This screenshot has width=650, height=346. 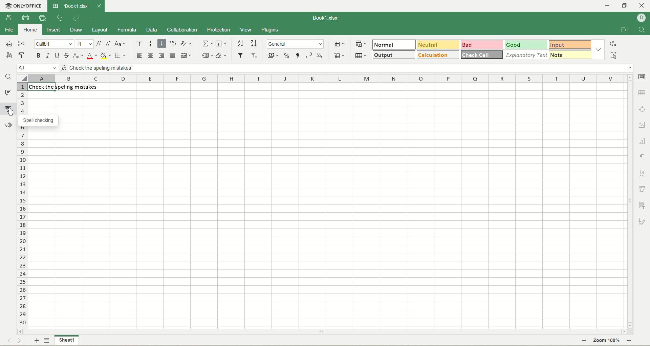 What do you see at coordinates (186, 55) in the screenshot?
I see `merge and center` at bounding box center [186, 55].